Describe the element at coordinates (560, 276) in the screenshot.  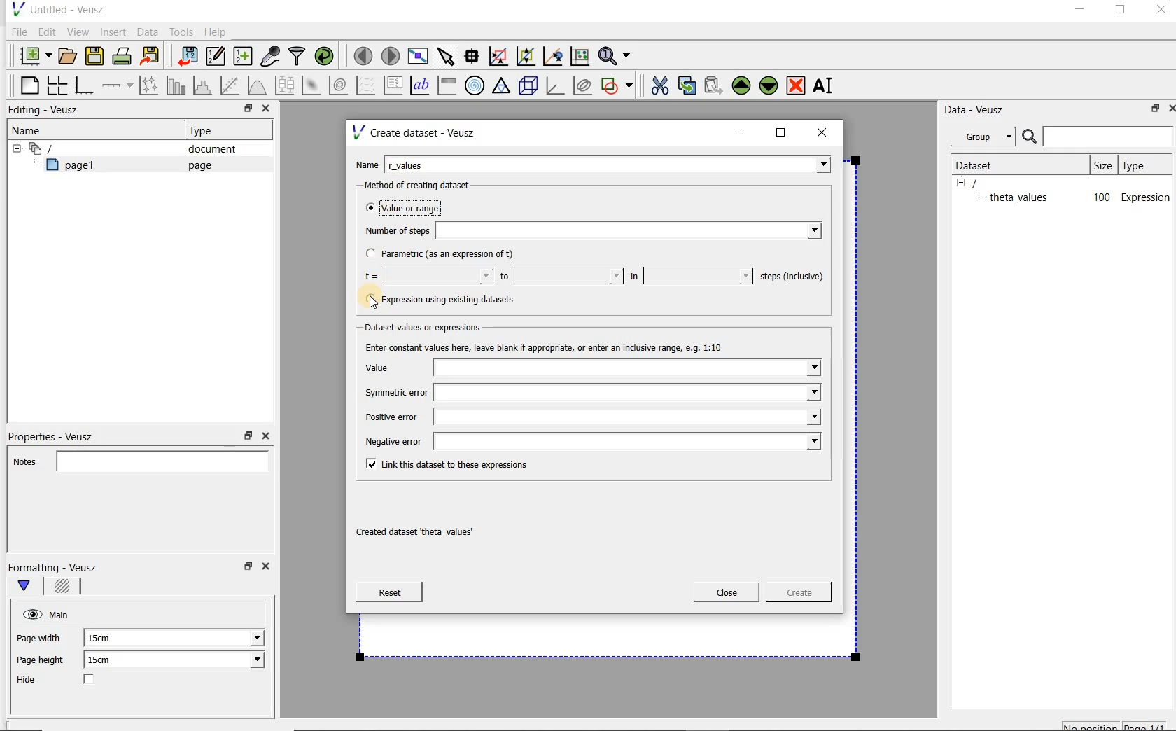
I see `to` at that location.